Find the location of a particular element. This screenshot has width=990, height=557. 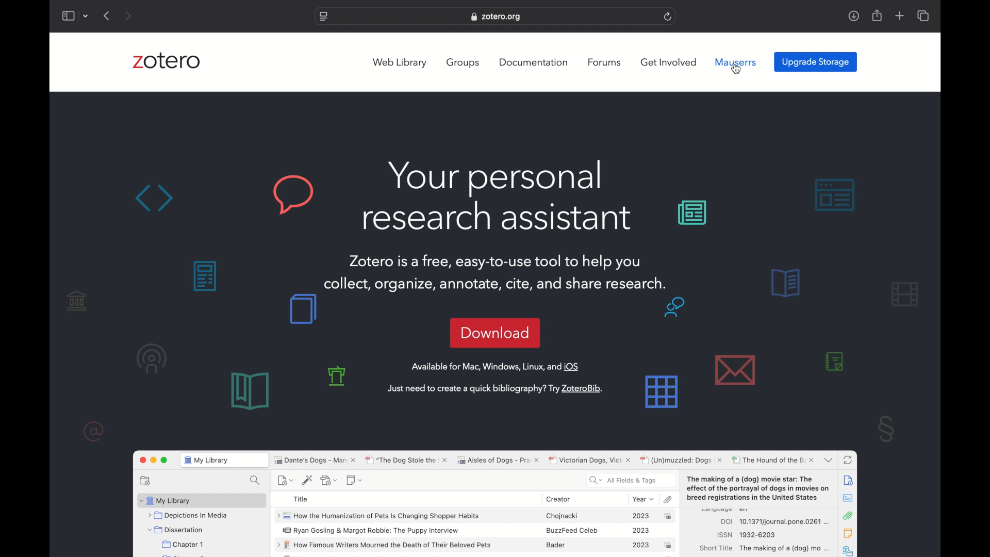

dropdown is located at coordinates (86, 17).